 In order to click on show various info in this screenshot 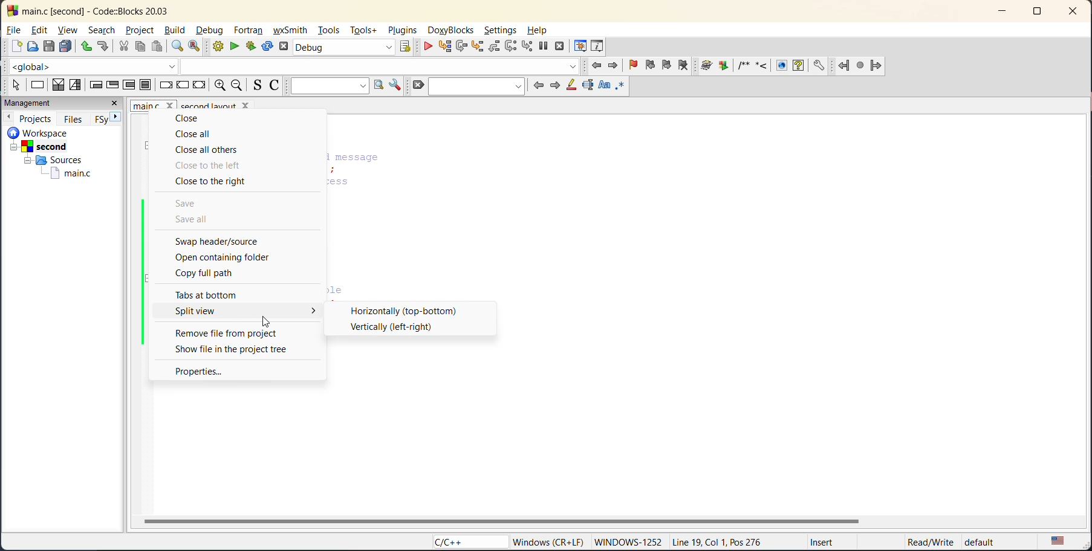, I will do `click(598, 45)`.